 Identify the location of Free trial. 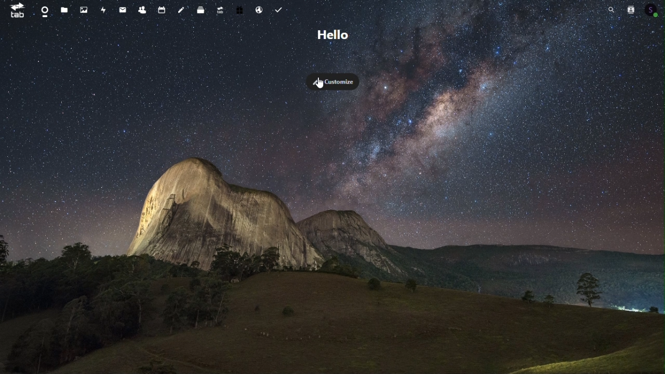
(239, 9).